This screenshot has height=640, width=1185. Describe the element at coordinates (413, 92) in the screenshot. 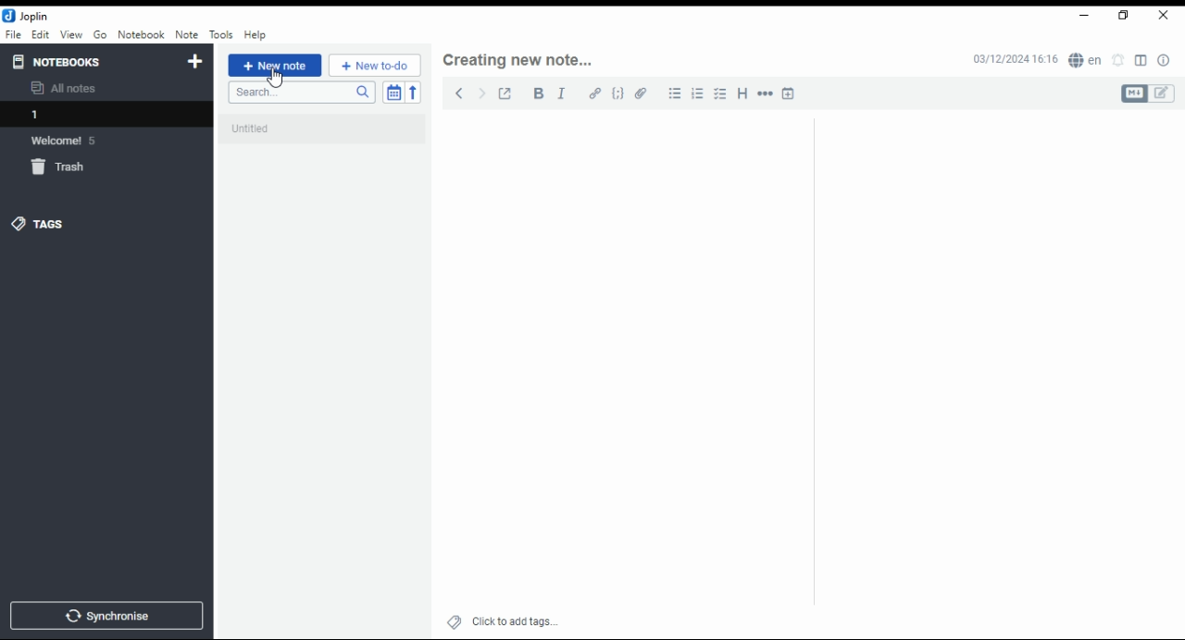

I see `reverse sort order` at that location.